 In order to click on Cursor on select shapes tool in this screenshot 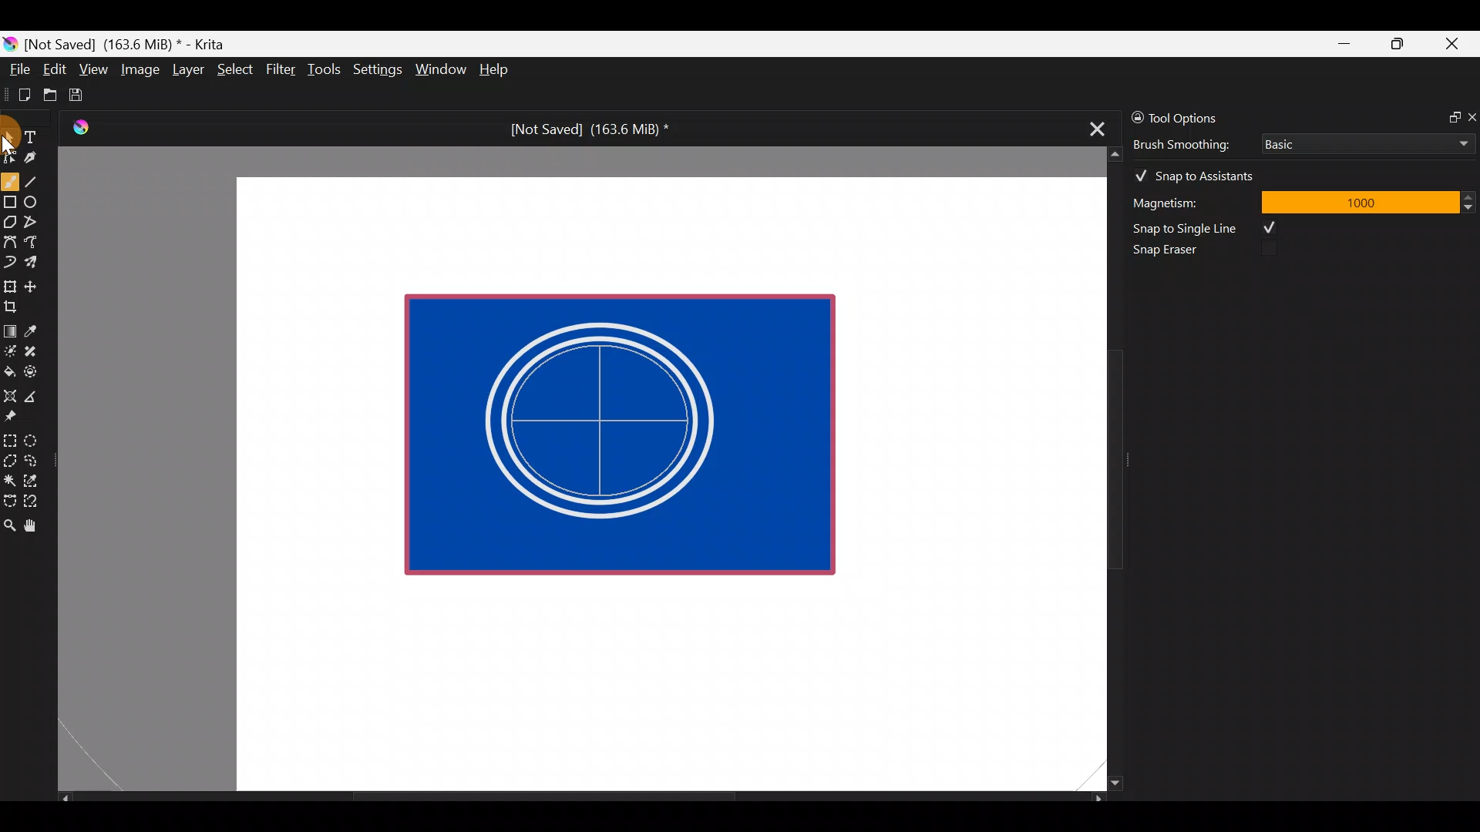, I will do `click(9, 126)`.